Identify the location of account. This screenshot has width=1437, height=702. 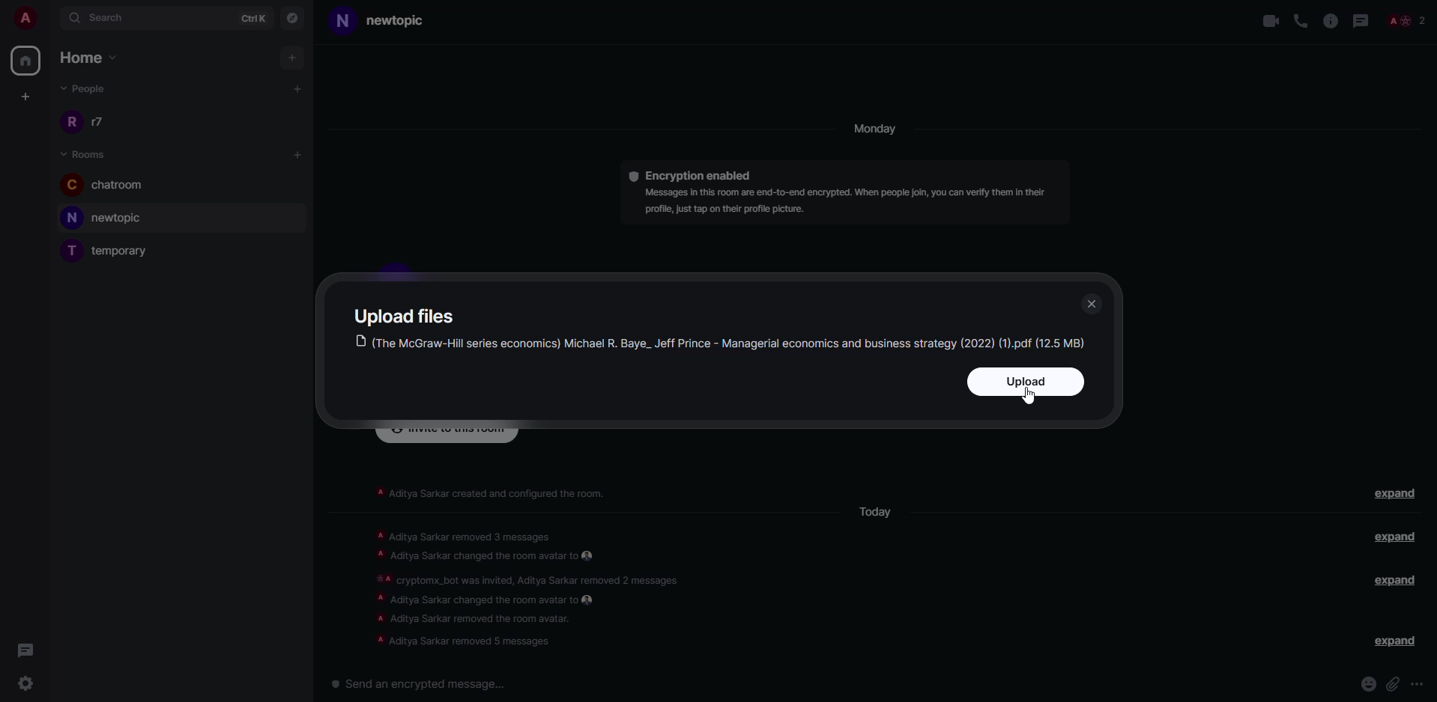
(22, 15).